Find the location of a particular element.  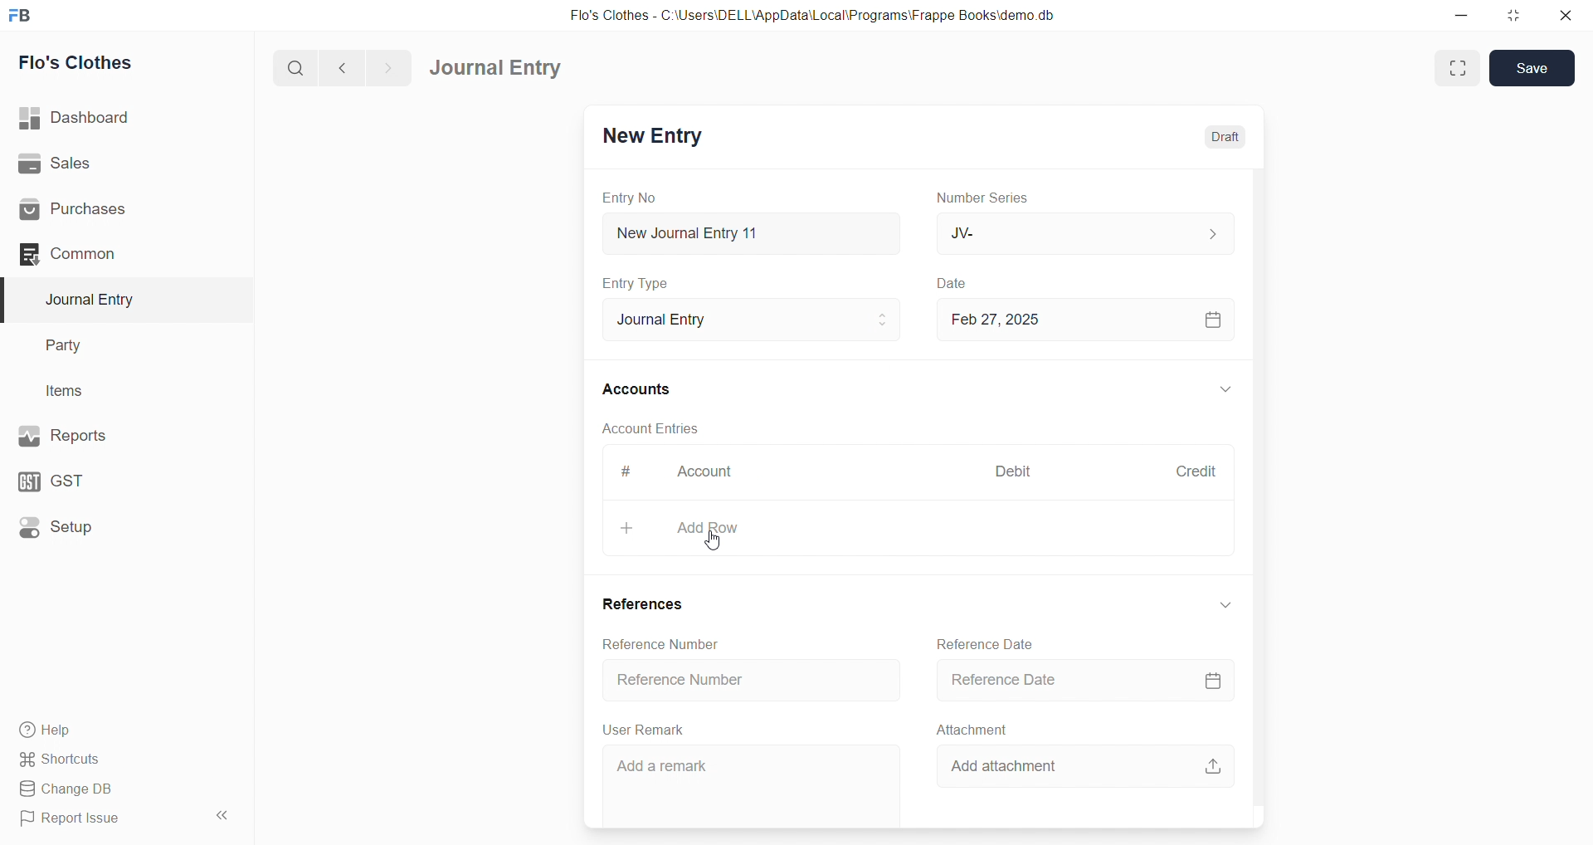

Debit is located at coordinates (1016, 470).